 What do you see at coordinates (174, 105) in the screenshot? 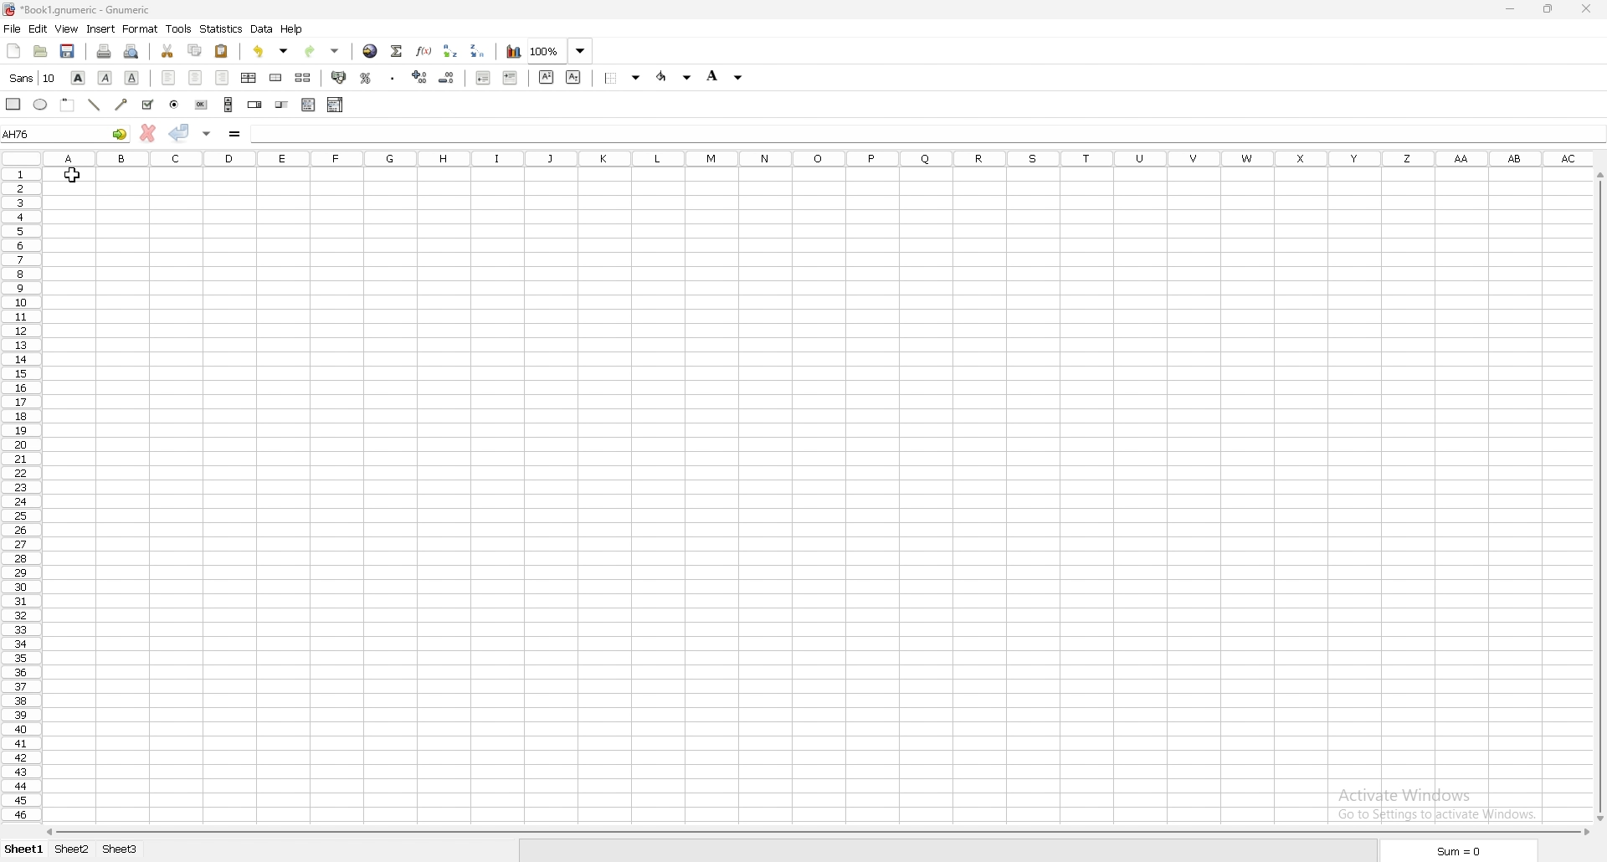
I see `radio button` at bounding box center [174, 105].